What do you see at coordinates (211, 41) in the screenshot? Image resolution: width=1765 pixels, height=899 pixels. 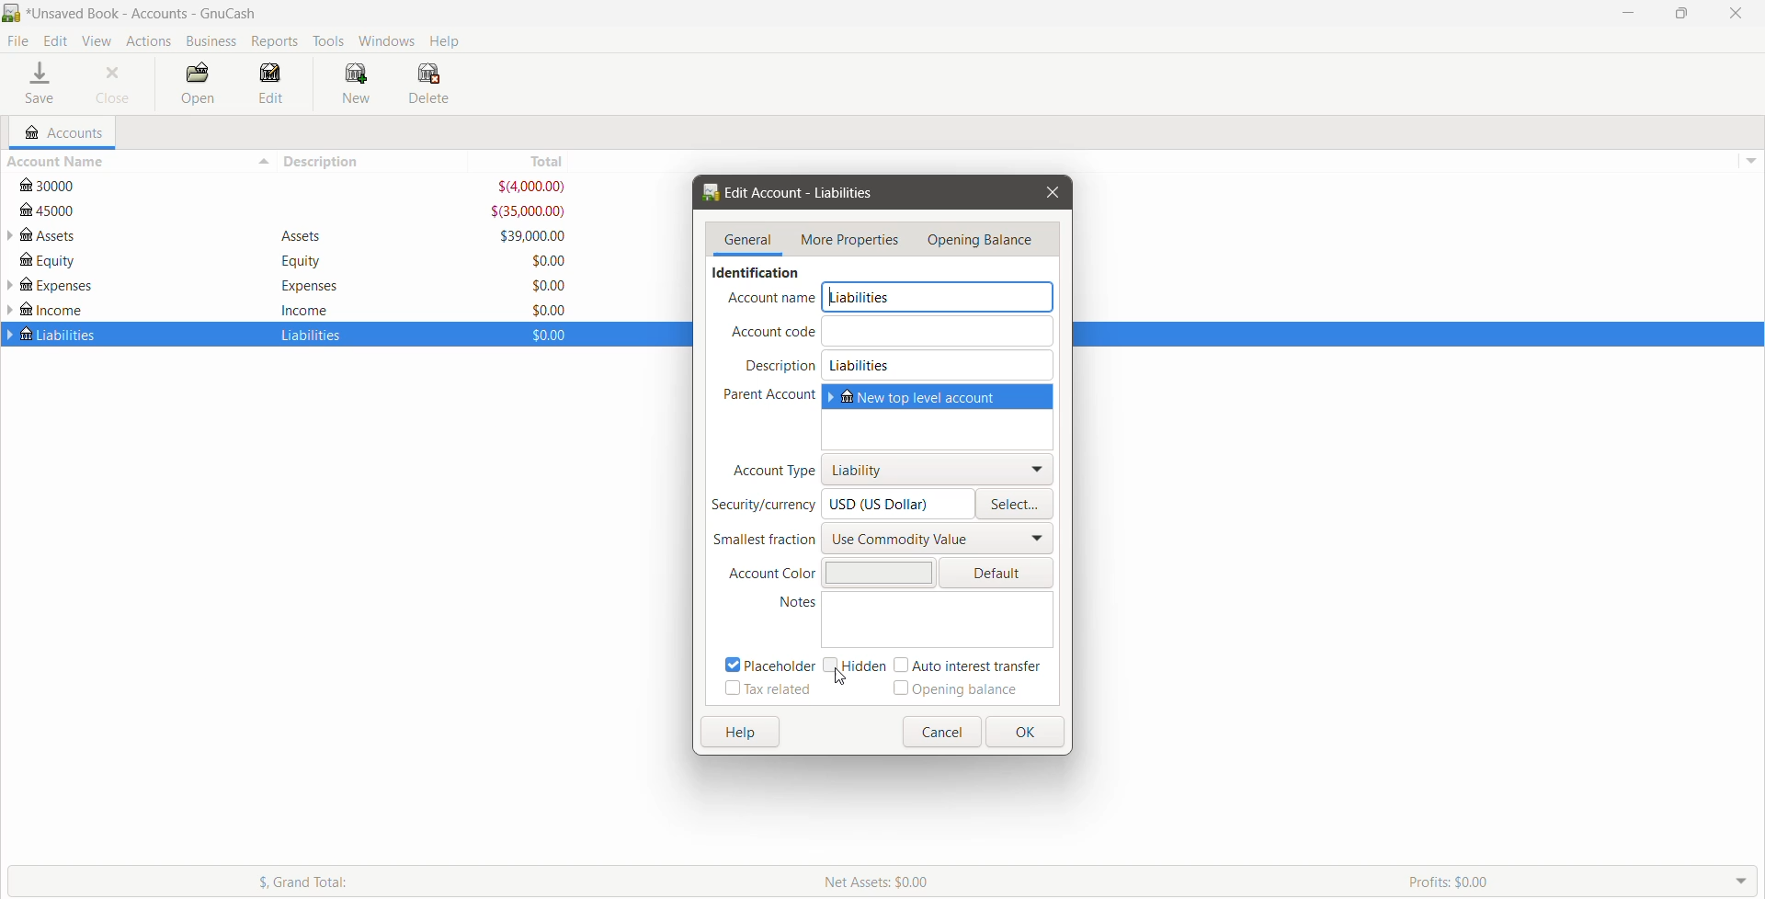 I see `Business` at bounding box center [211, 41].